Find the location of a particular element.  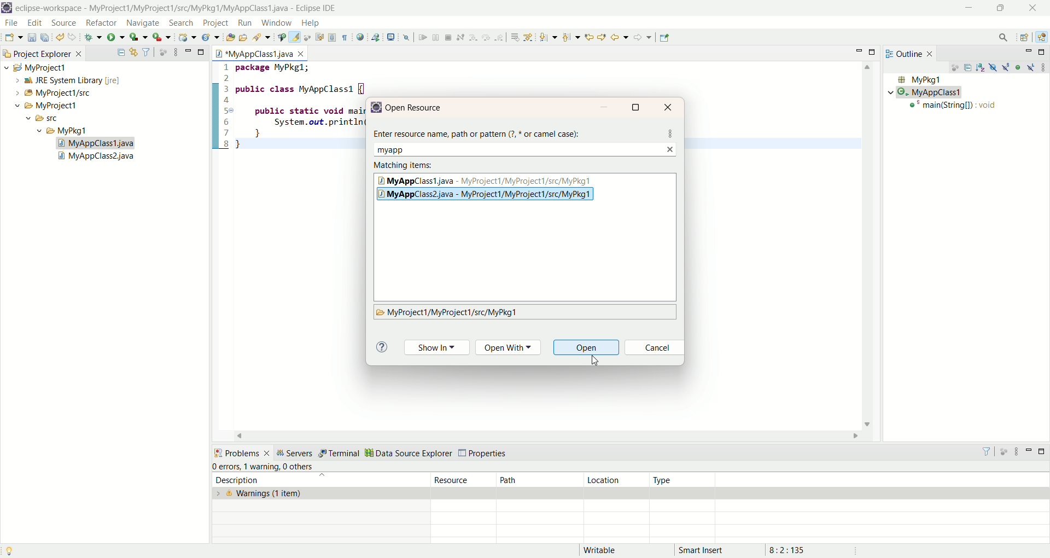

hide non-public member is located at coordinates (1019, 67).